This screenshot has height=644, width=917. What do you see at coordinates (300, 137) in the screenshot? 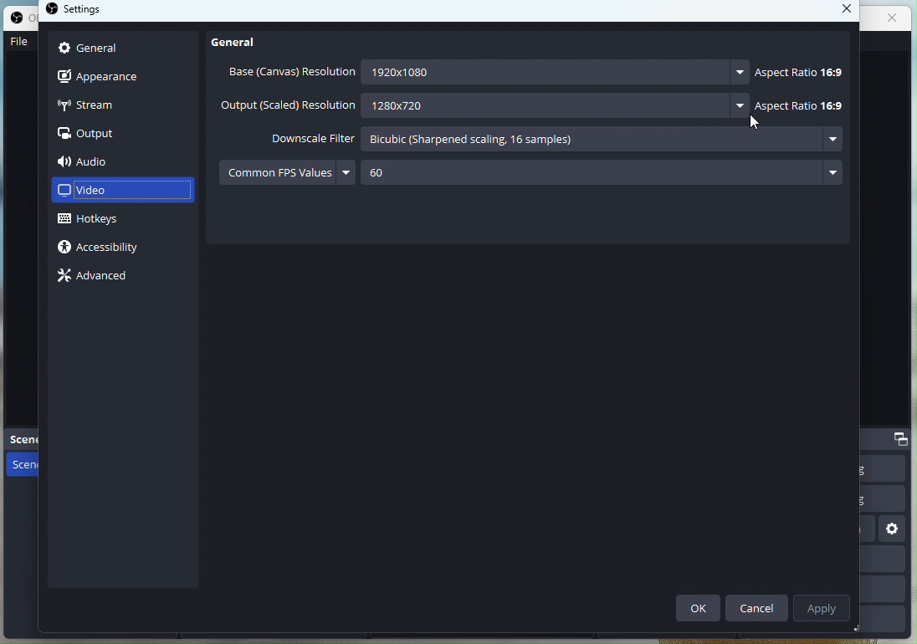
I see `Downscale Filter` at bounding box center [300, 137].